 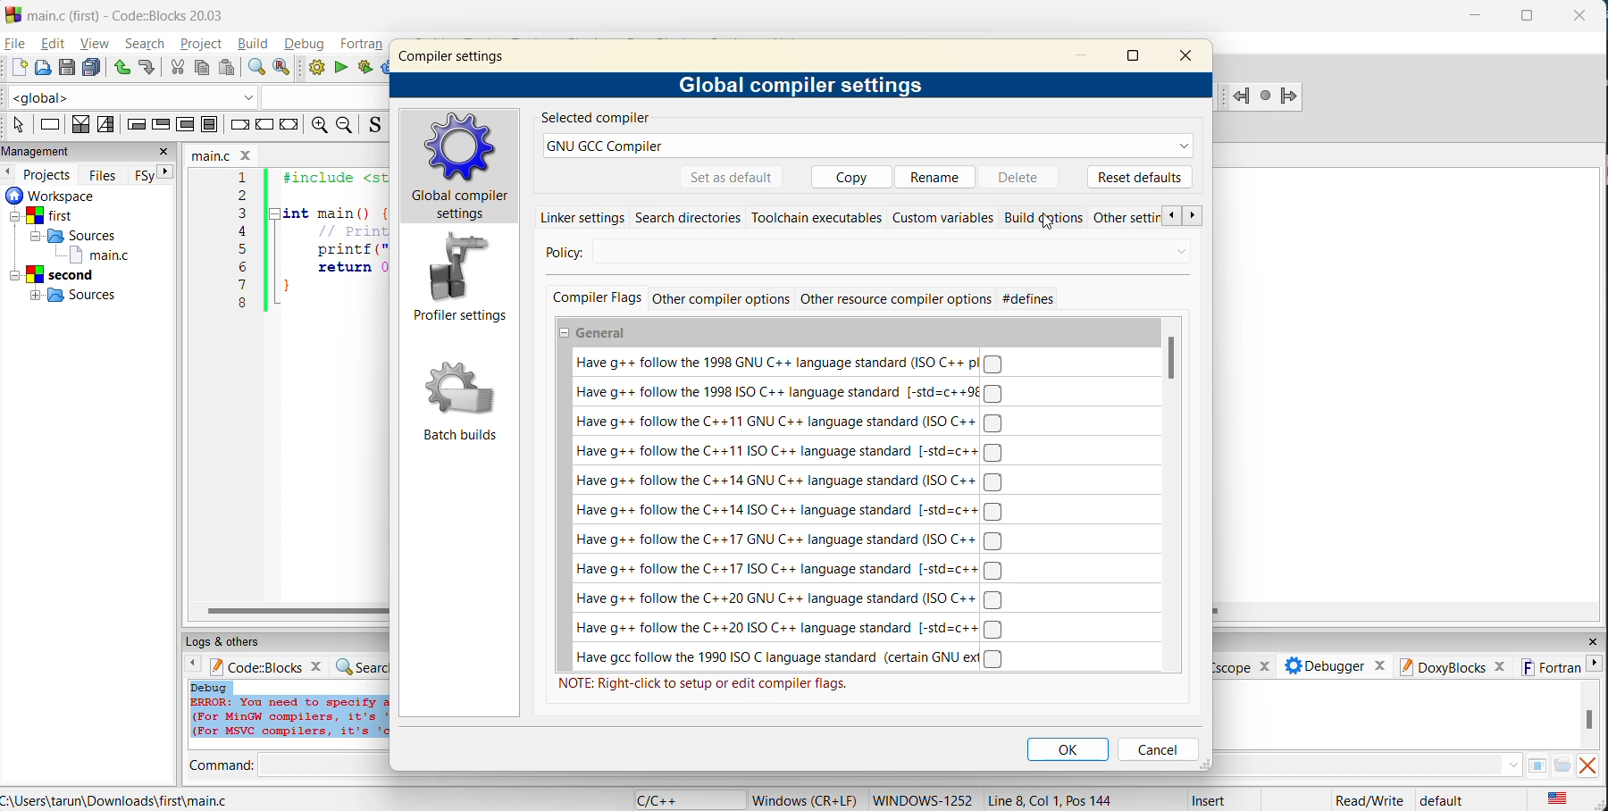 I want to click on close, so click(x=1193, y=55).